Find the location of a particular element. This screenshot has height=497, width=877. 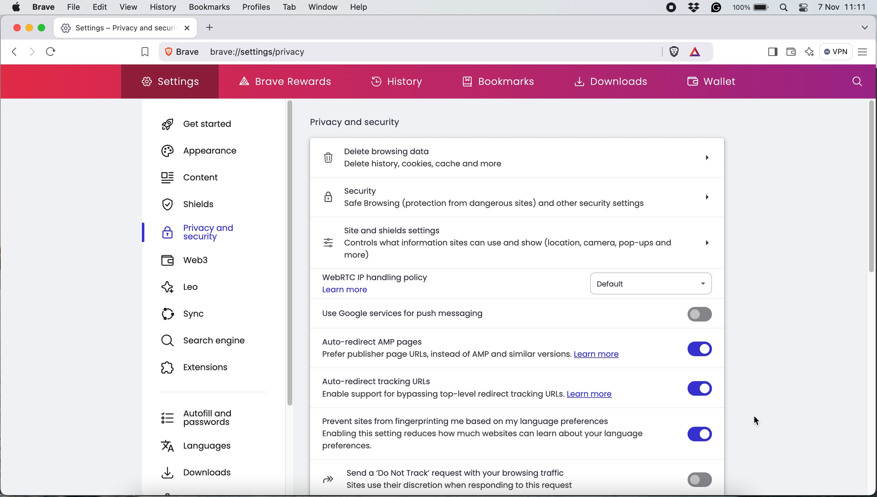

Learn more is located at coordinates (346, 289).